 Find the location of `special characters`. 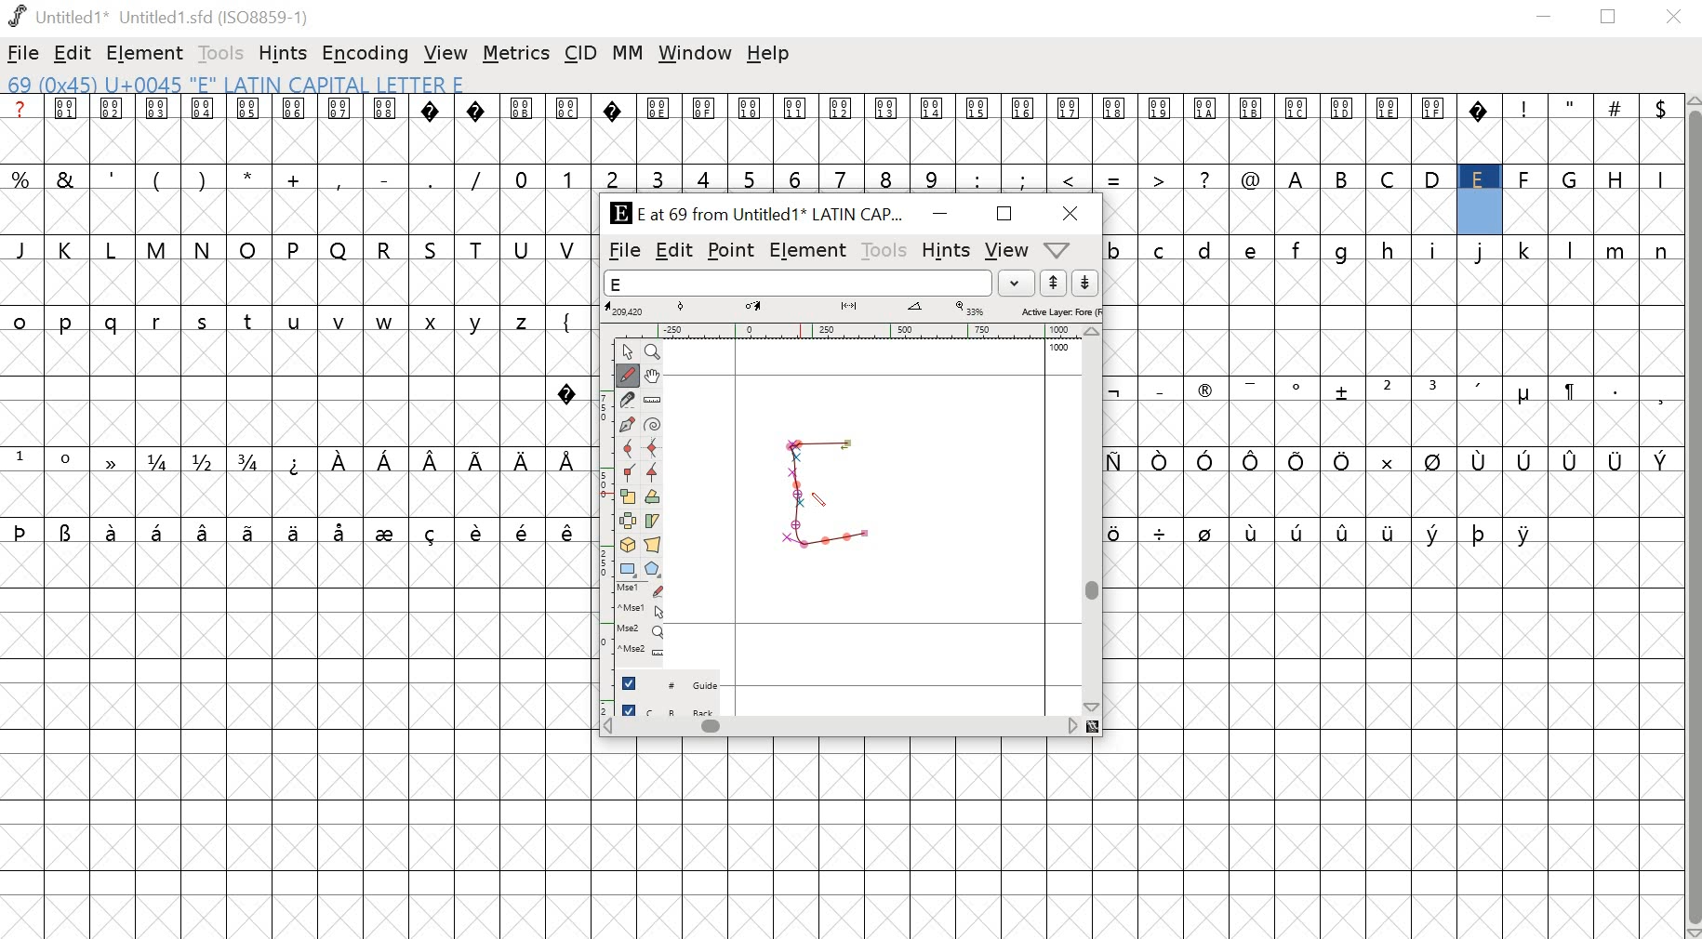

special characters is located at coordinates (1393, 462).